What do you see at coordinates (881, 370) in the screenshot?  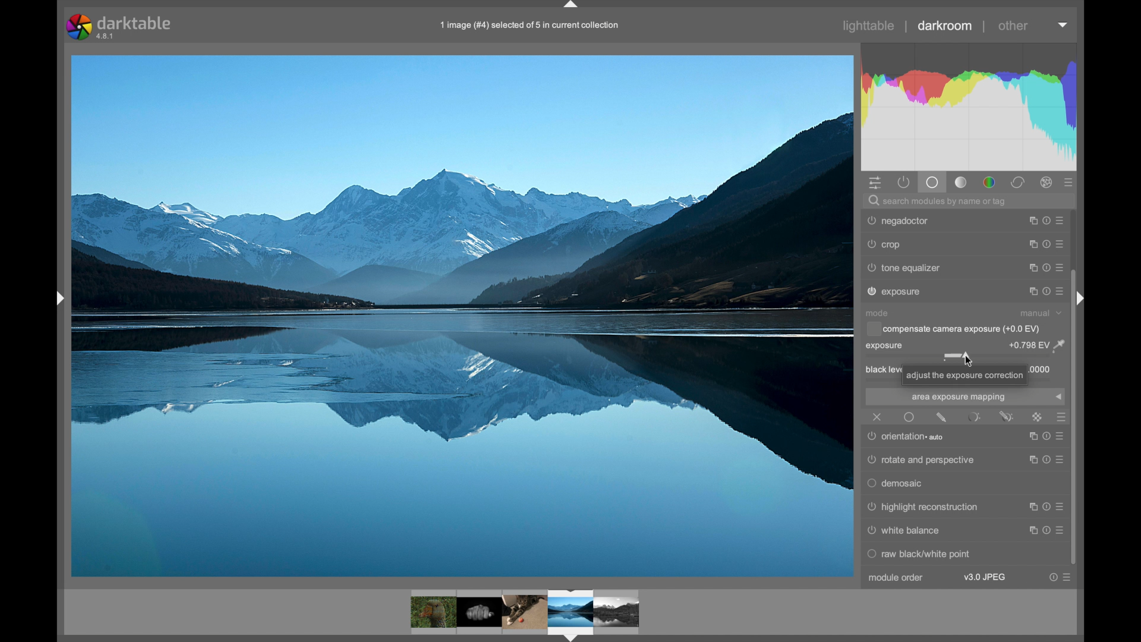 I see `black lev` at bounding box center [881, 370].